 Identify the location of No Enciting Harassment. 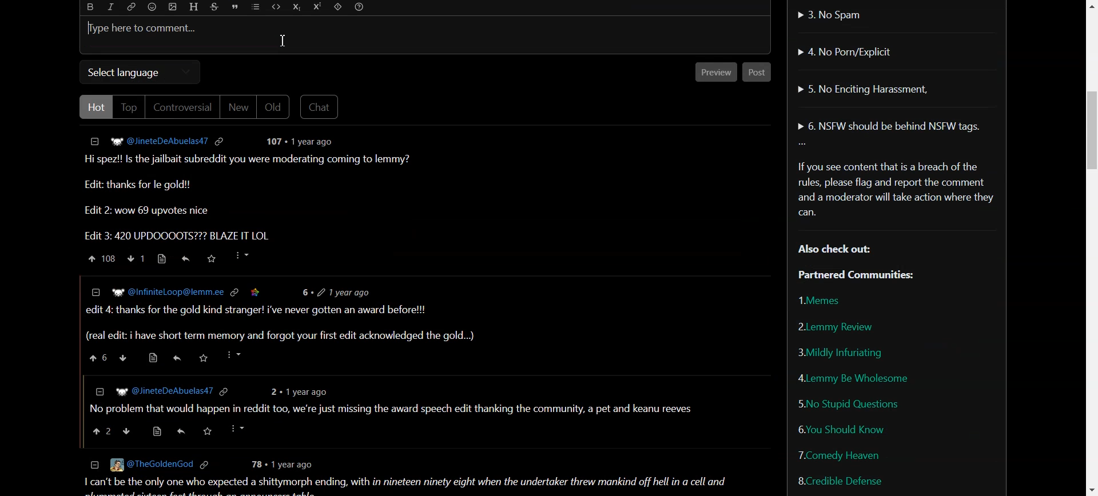
(863, 87).